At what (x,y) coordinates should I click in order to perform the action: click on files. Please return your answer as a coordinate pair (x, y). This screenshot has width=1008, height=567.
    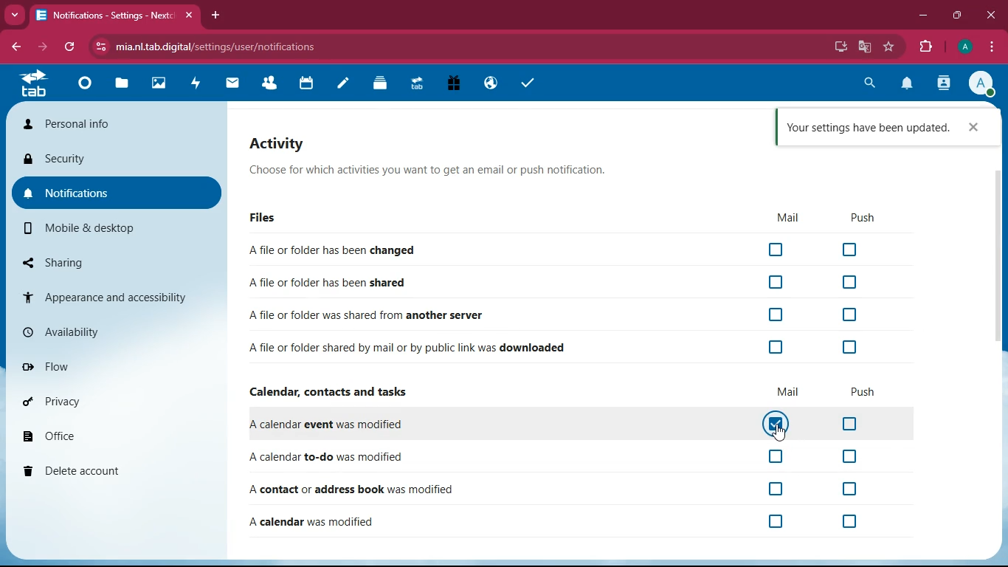
    Looking at the image, I should click on (123, 84).